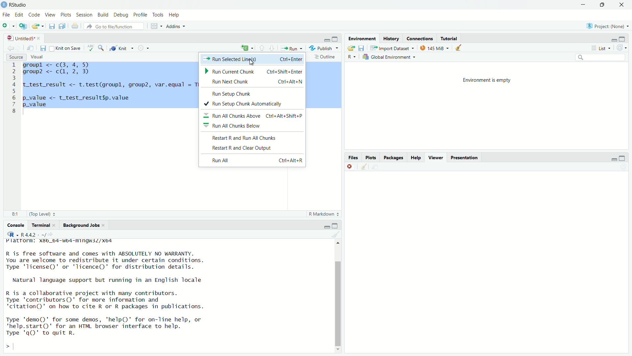 This screenshot has width=632, height=356. Describe the element at coordinates (92, 47) in the screenshot. I see `check` at that location.